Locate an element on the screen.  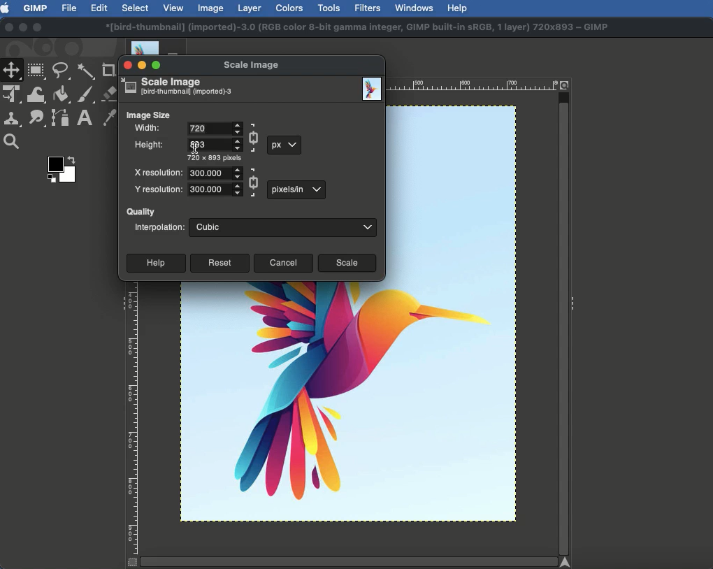
Close is located at coordinates (128, 65).